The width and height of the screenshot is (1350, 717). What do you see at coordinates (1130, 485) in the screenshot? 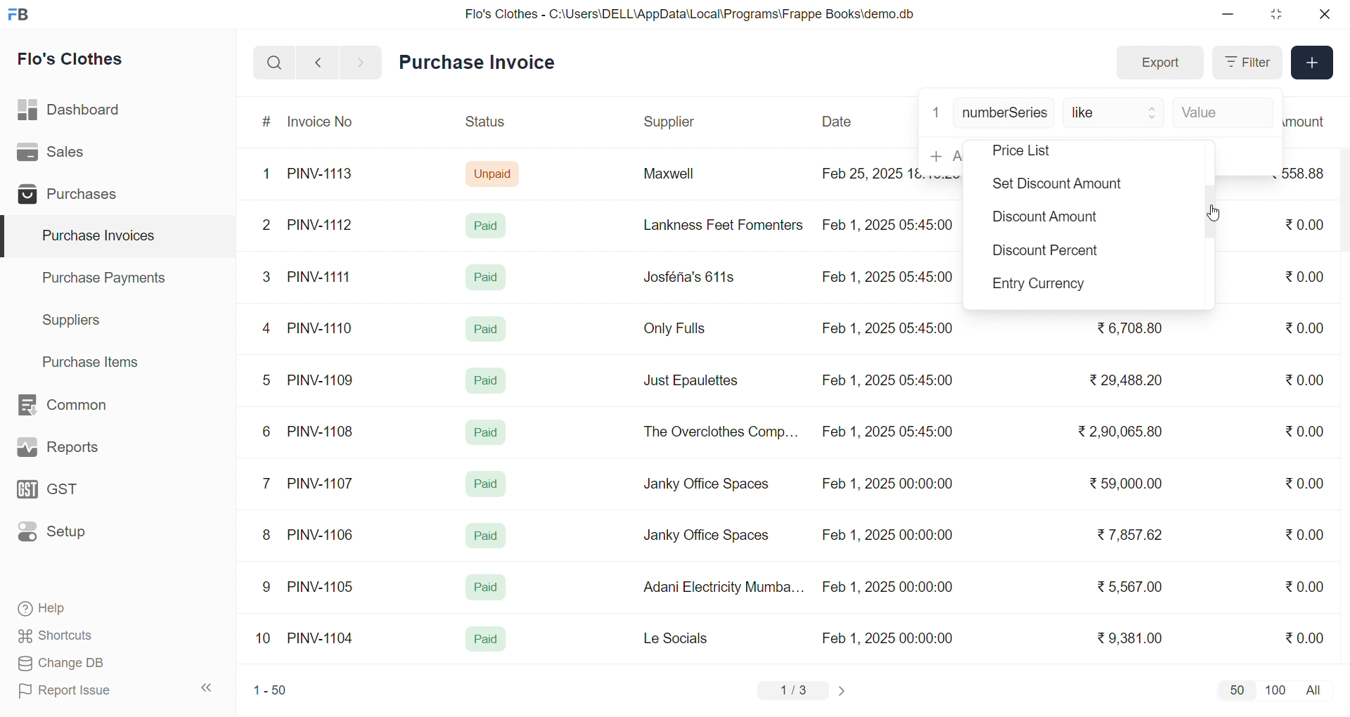
I see `₹ 59,000.00` at bounding box center [1130, 485].